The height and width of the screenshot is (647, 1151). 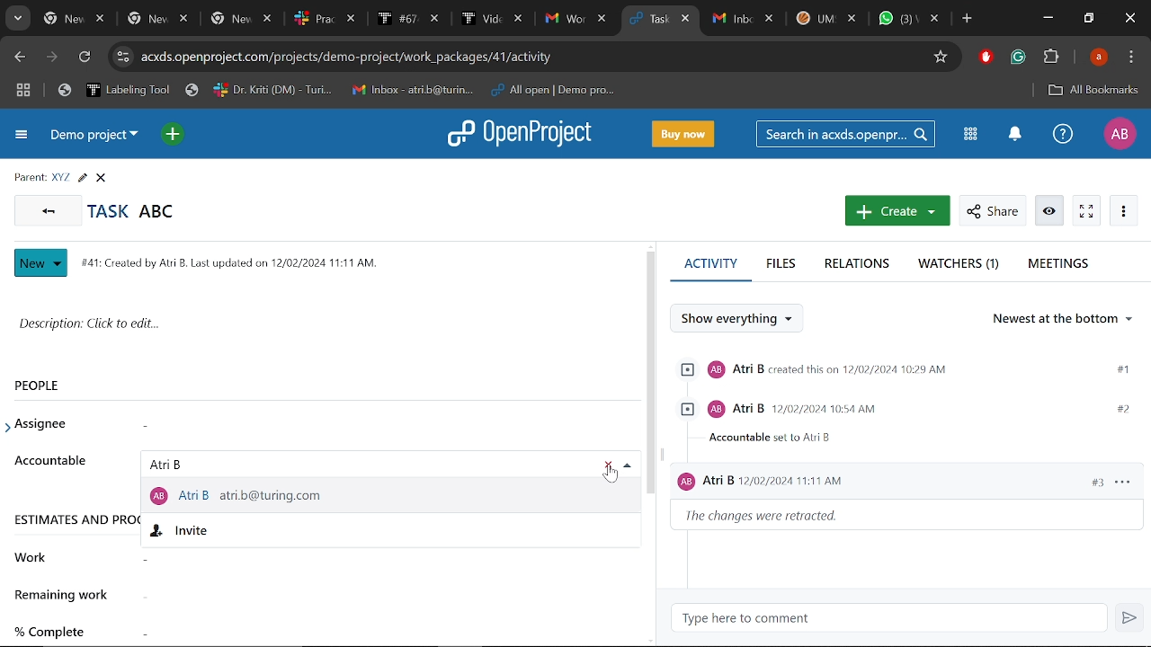 What do you see at coordinates (45, 424) in the screenshot?
I see `Assignee` at bounding box center [45, 424].